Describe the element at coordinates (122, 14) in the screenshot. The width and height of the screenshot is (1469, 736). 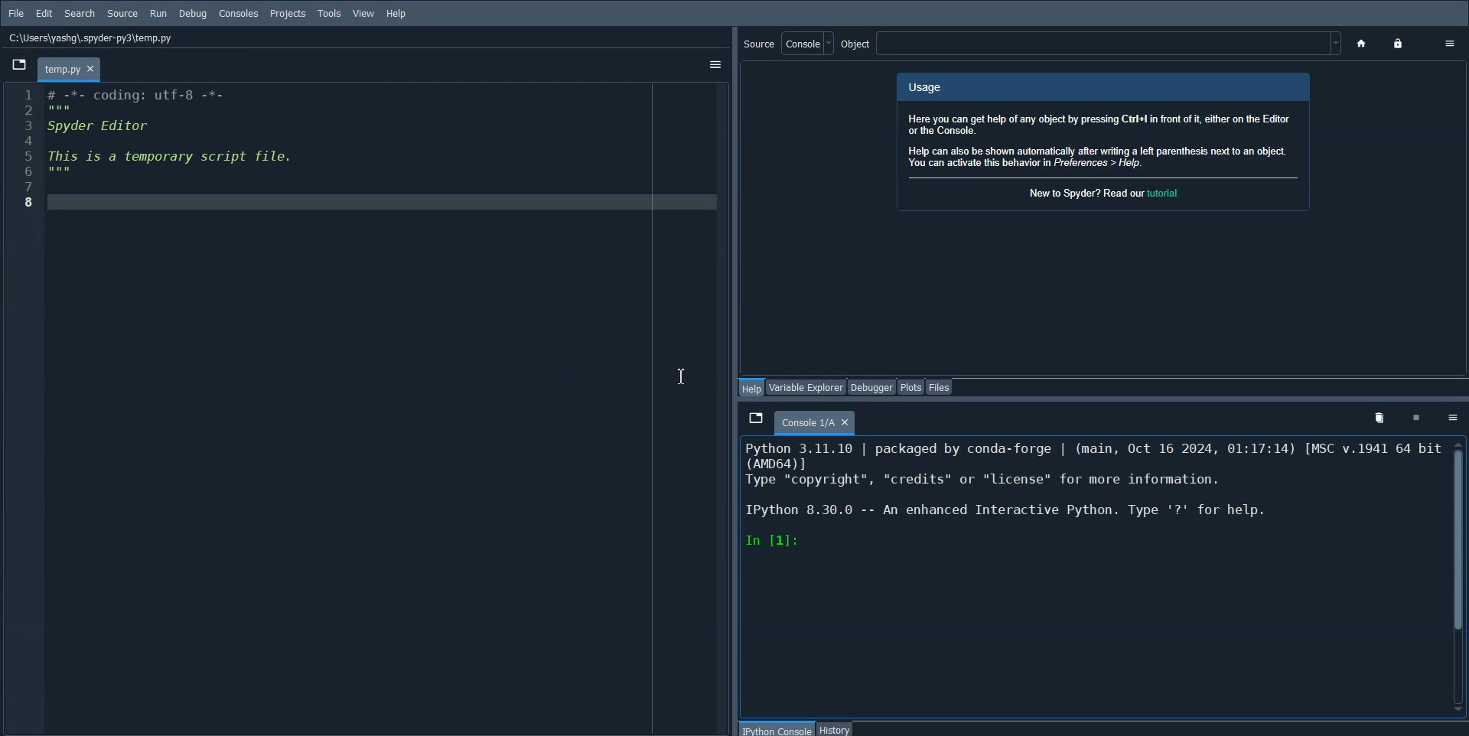
I see `Source` at that location.